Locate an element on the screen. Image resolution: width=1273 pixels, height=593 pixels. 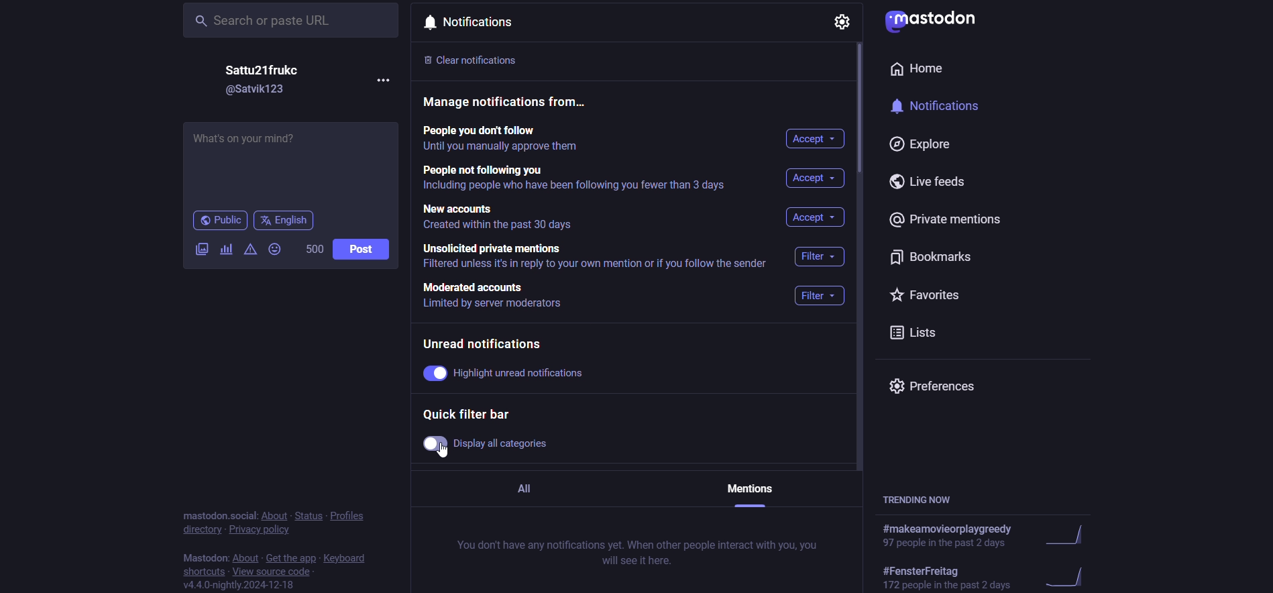
Manage notifications from... is located at coordinates (512, 103).